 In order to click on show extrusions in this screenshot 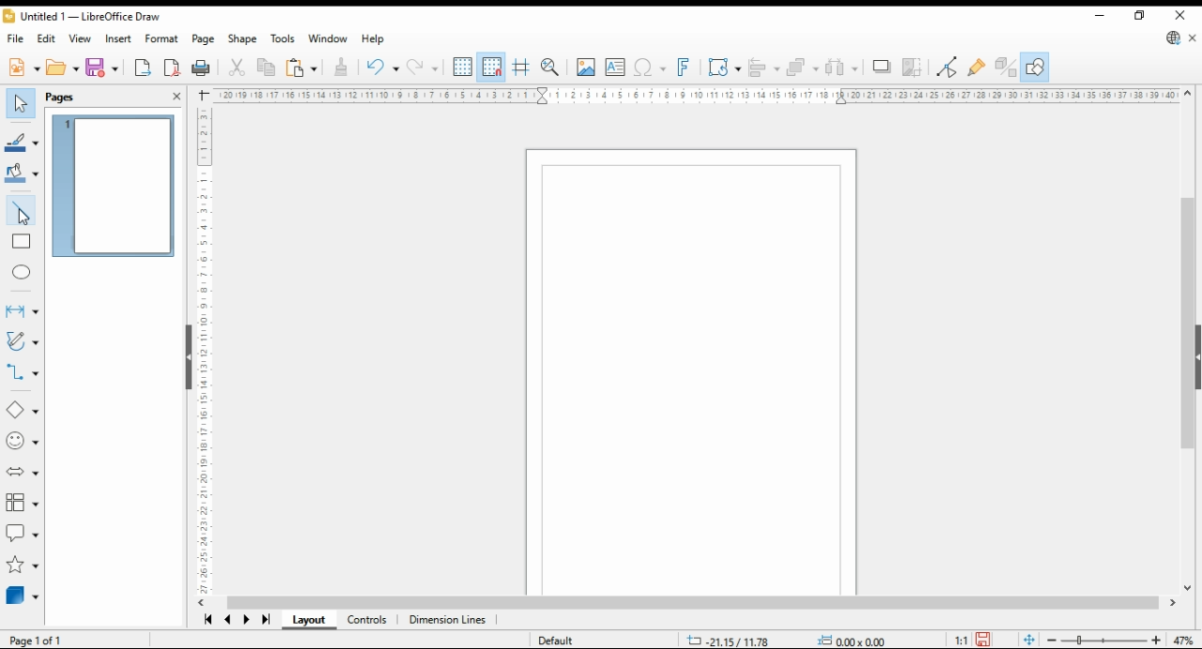, I will do `click(1005, 67)`.